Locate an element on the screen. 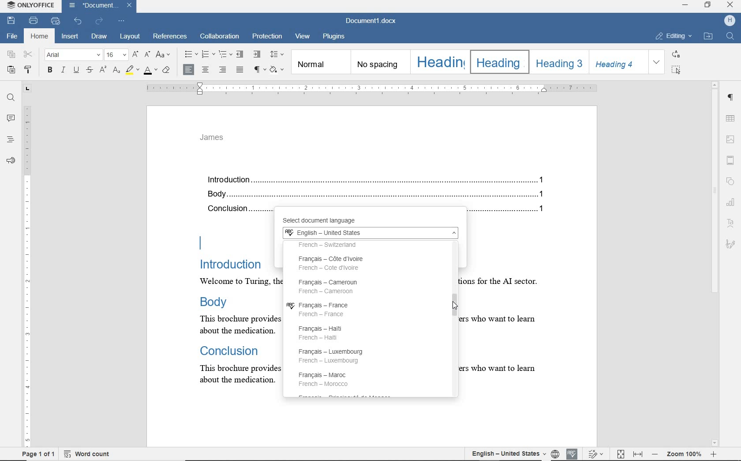  multilevel list is located at coordinates (225, 54).